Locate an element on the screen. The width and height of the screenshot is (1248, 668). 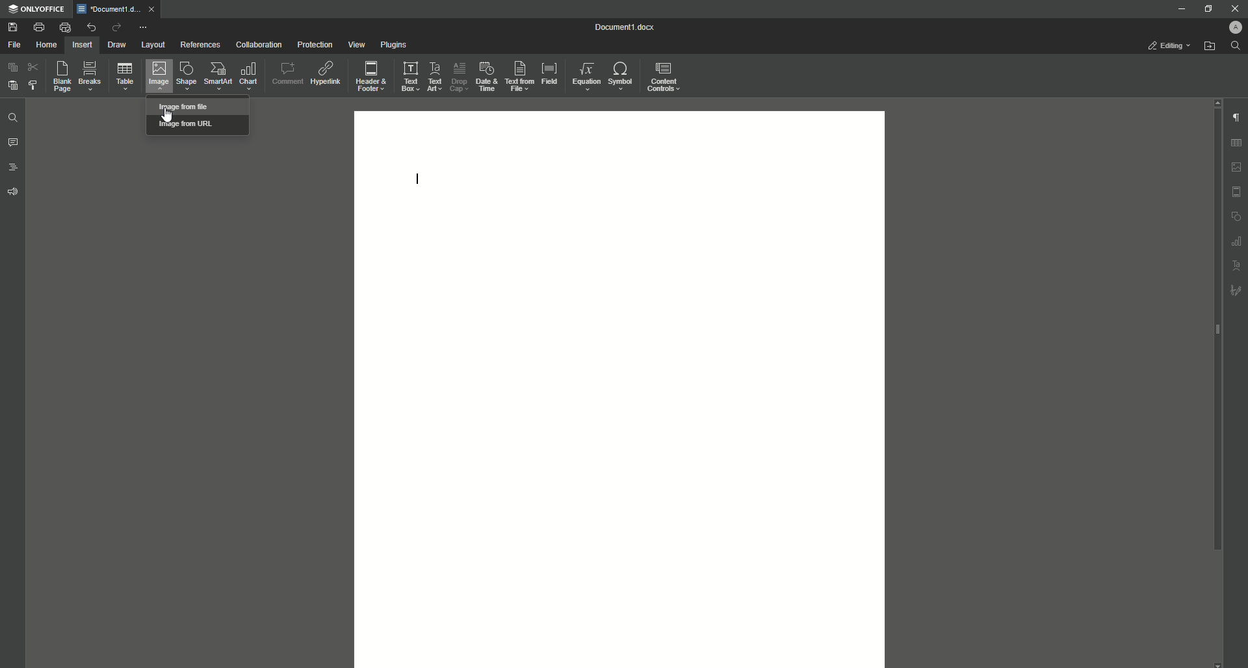
Header/Footer is located at coordinates (1238, 191).